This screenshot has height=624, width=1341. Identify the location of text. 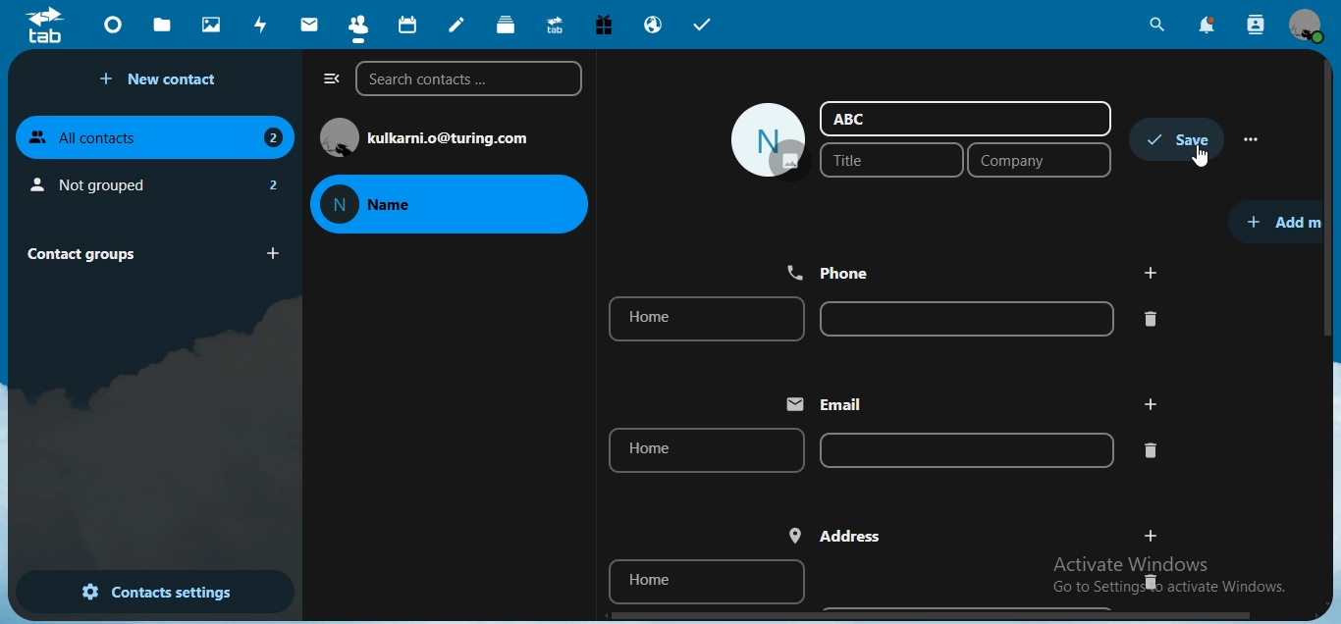
(454, 137).